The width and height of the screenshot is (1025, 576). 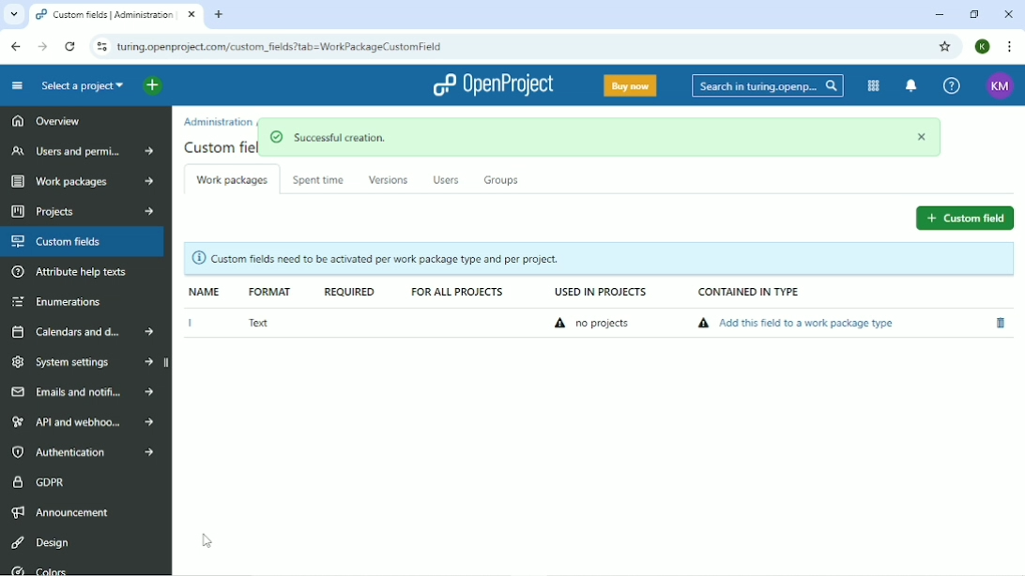 I want to click on Format, so click(x=269, y=292).